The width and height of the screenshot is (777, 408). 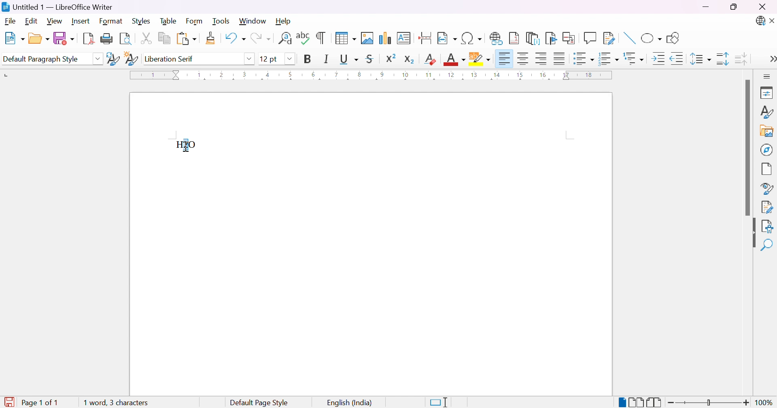 What do you see at coordinates (609, 58) in the screenshot?
I see `Toggle ordered list` at bounding box center [609, 58].